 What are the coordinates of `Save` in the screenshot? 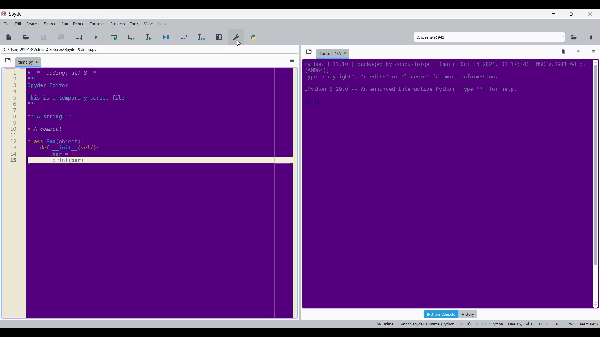 It's located at (44, 37).